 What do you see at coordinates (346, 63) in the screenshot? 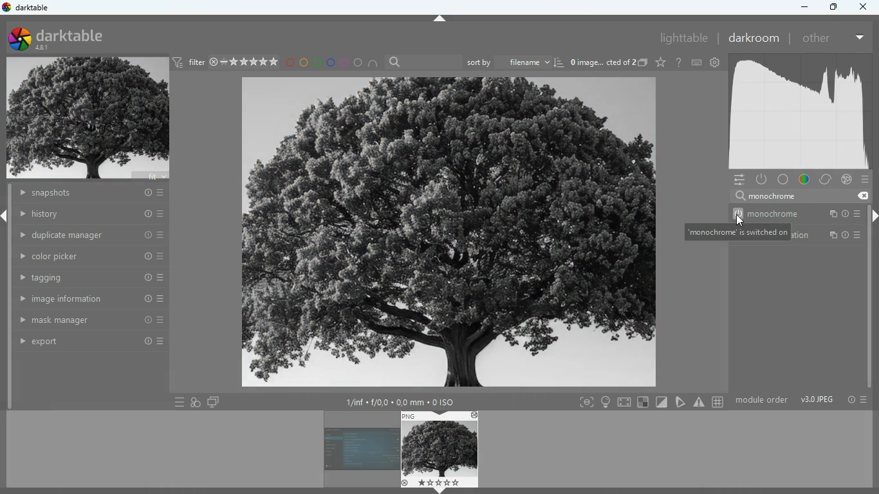
I see `pink` at bounding box center [346, 63].